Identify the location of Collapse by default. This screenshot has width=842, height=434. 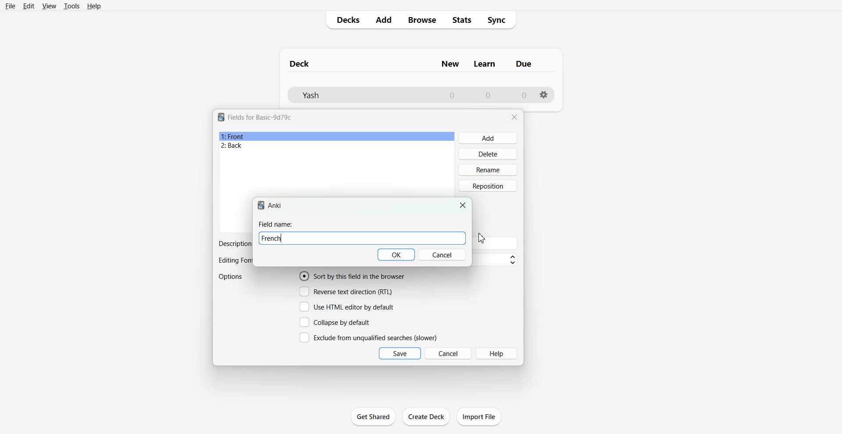
(336, 322).